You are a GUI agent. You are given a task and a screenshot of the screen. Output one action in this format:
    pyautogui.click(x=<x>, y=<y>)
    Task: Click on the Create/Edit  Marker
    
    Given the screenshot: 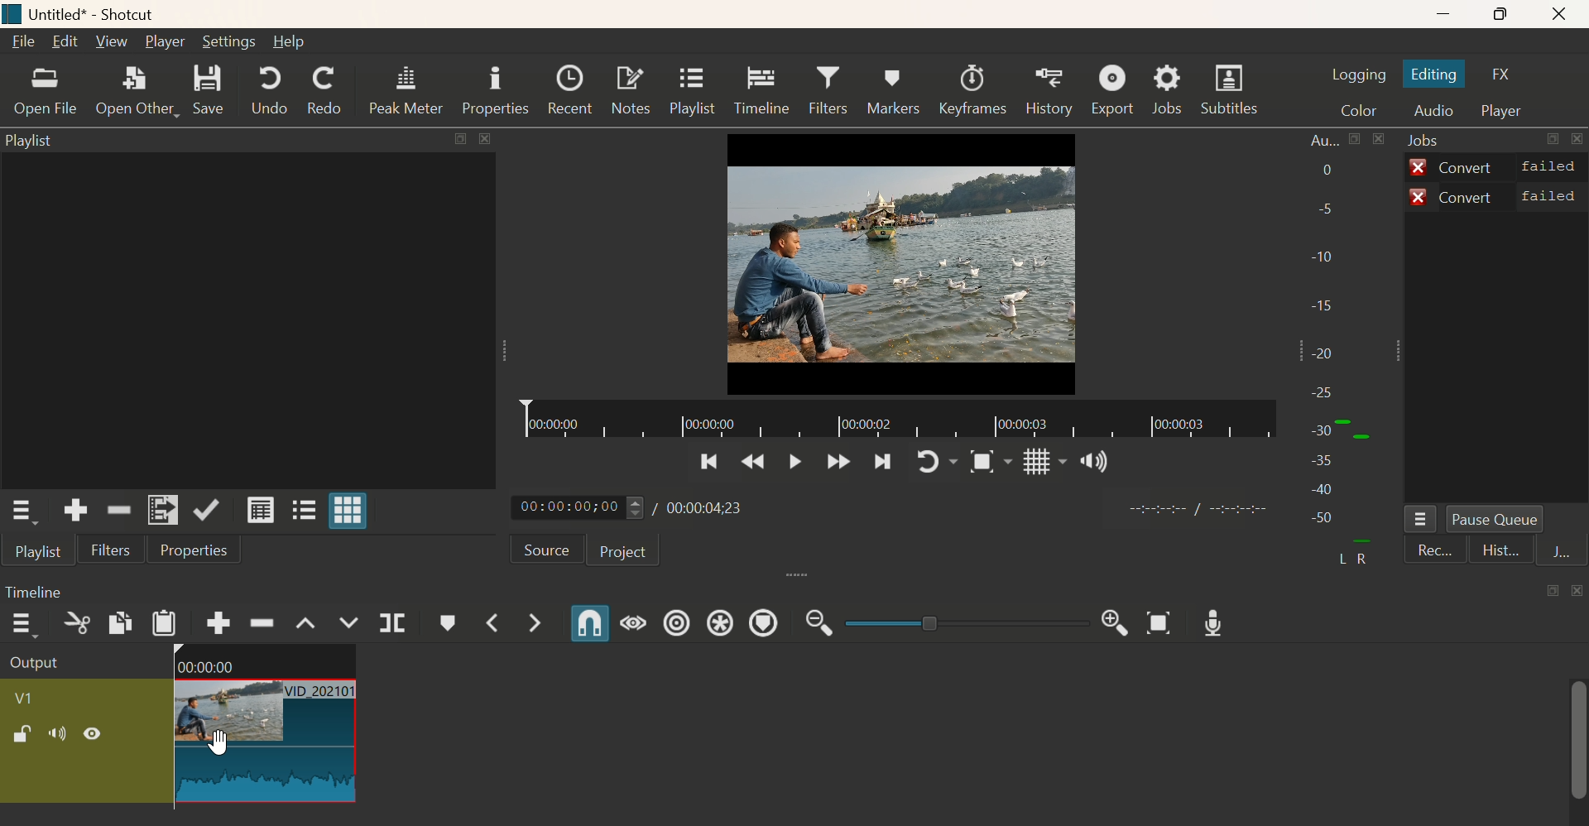 What is the action you would take?
    pyautogui.click(x=449, y=626)
    